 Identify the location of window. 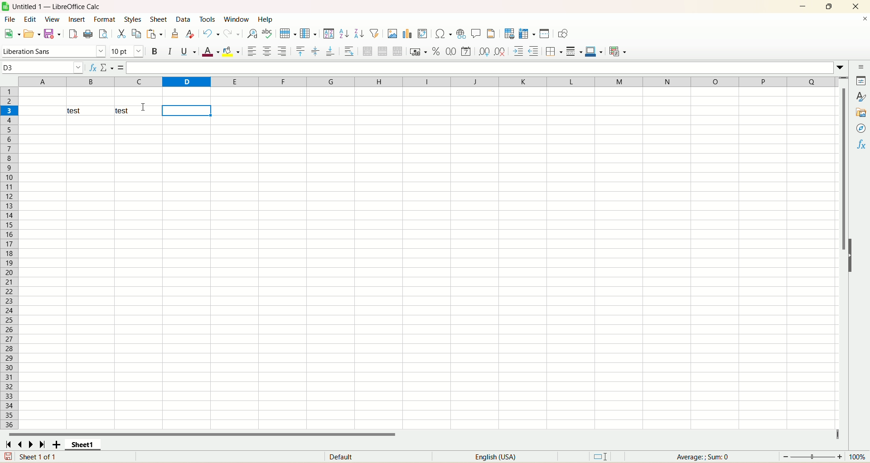
(238, 19).